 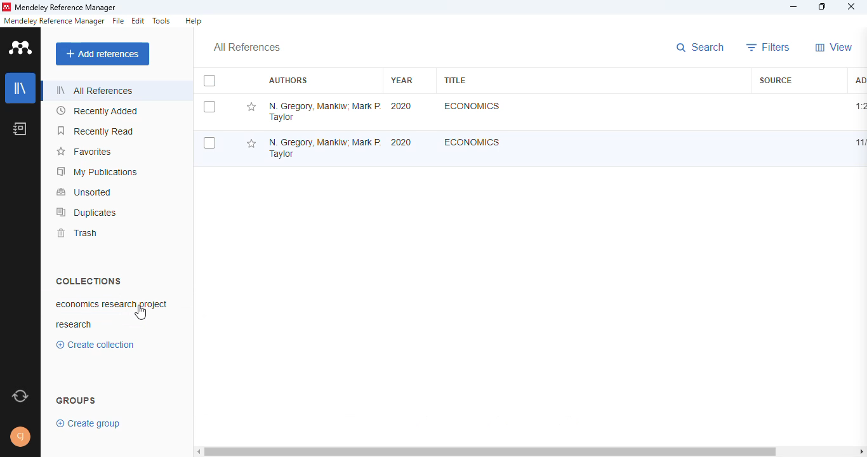 What do you see at coordinates (454, 80) in the screenshot?
I see `title` at bounding box center [454, 80].